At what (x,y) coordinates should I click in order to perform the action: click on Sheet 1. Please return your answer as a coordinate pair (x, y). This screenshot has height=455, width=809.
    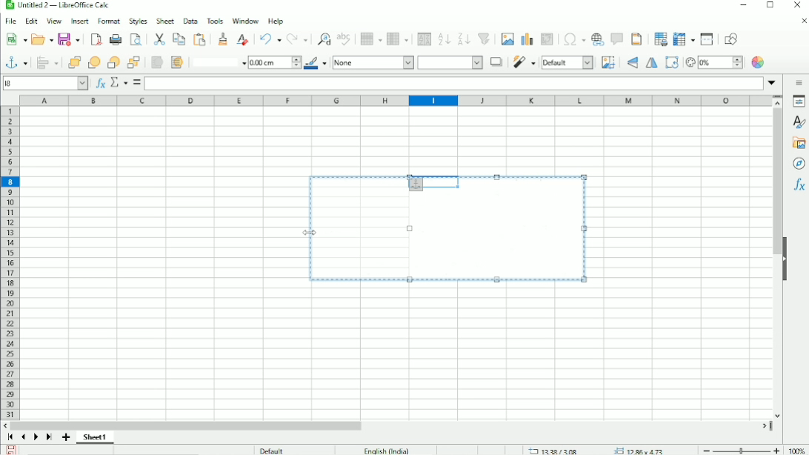
    Looking at the image, I should click on (95, 437).